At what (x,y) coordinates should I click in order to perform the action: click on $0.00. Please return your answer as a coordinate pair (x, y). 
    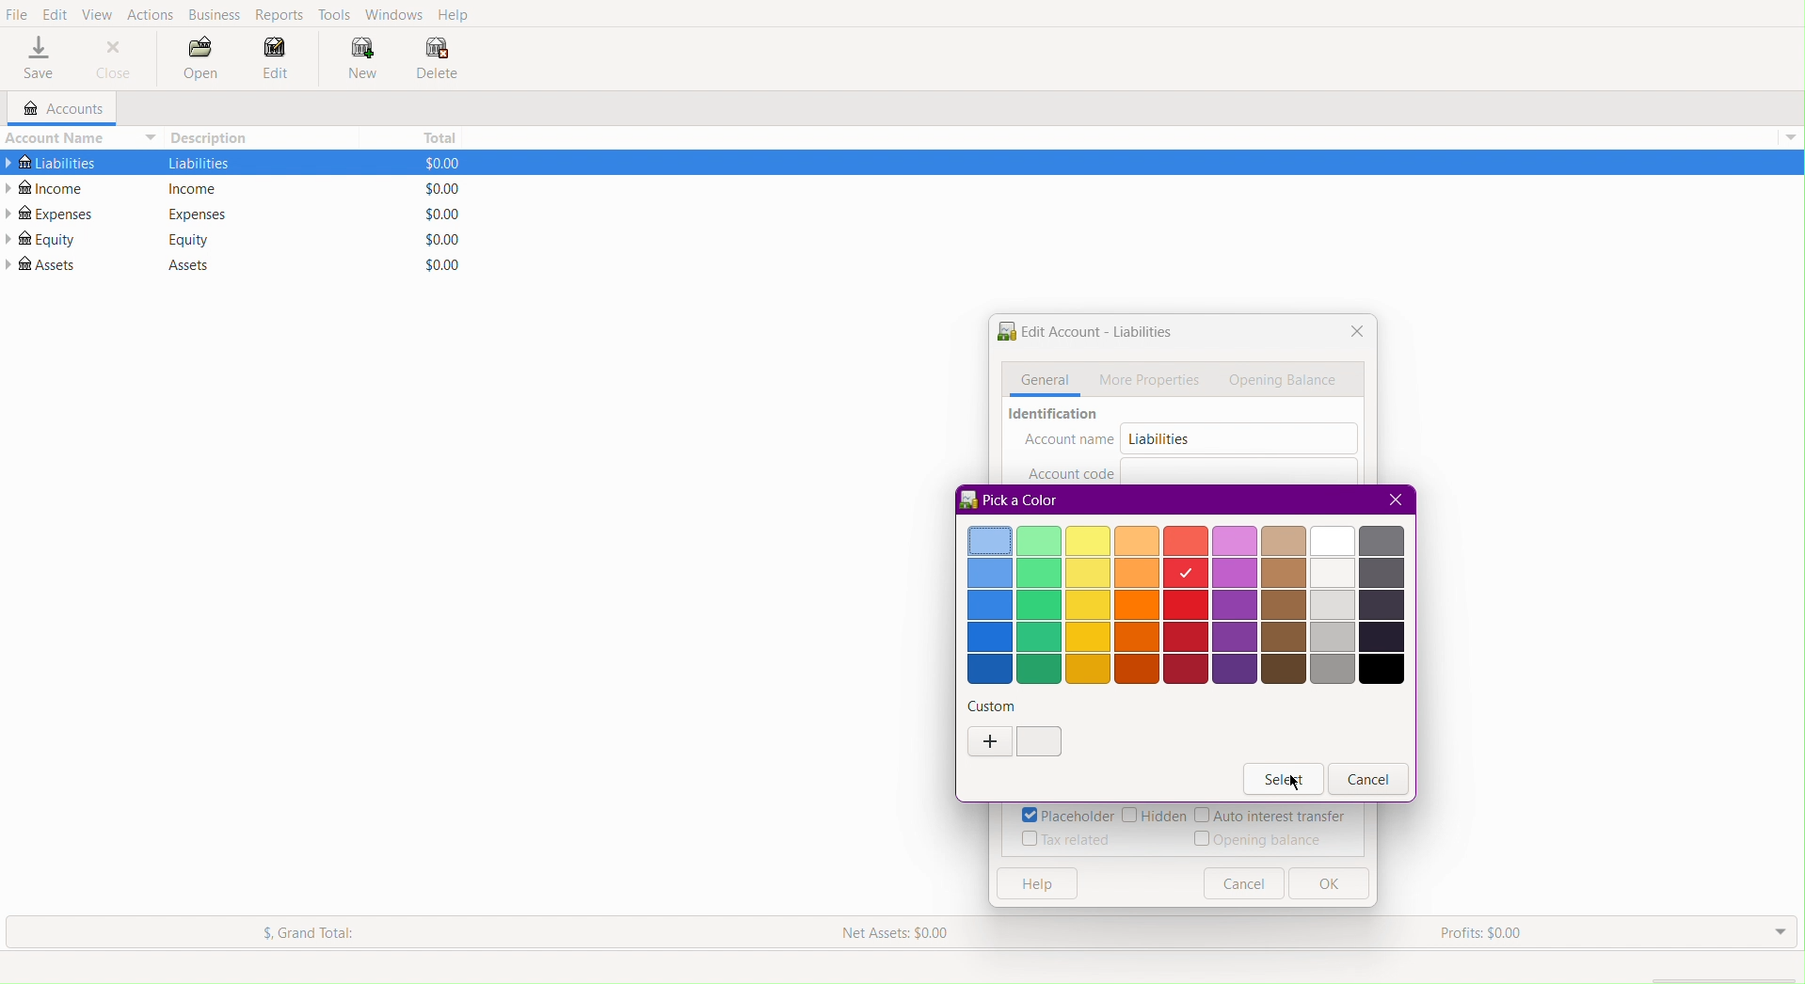
    Looking at the image, I should click on (434, 264).